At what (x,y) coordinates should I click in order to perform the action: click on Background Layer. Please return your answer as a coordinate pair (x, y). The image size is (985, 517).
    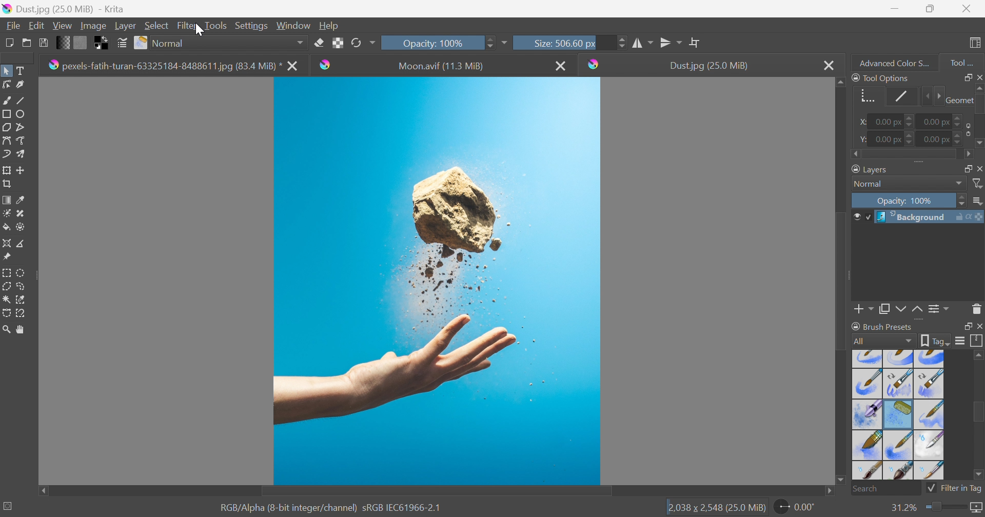
    Looking at the image, I should click on (929, 217).